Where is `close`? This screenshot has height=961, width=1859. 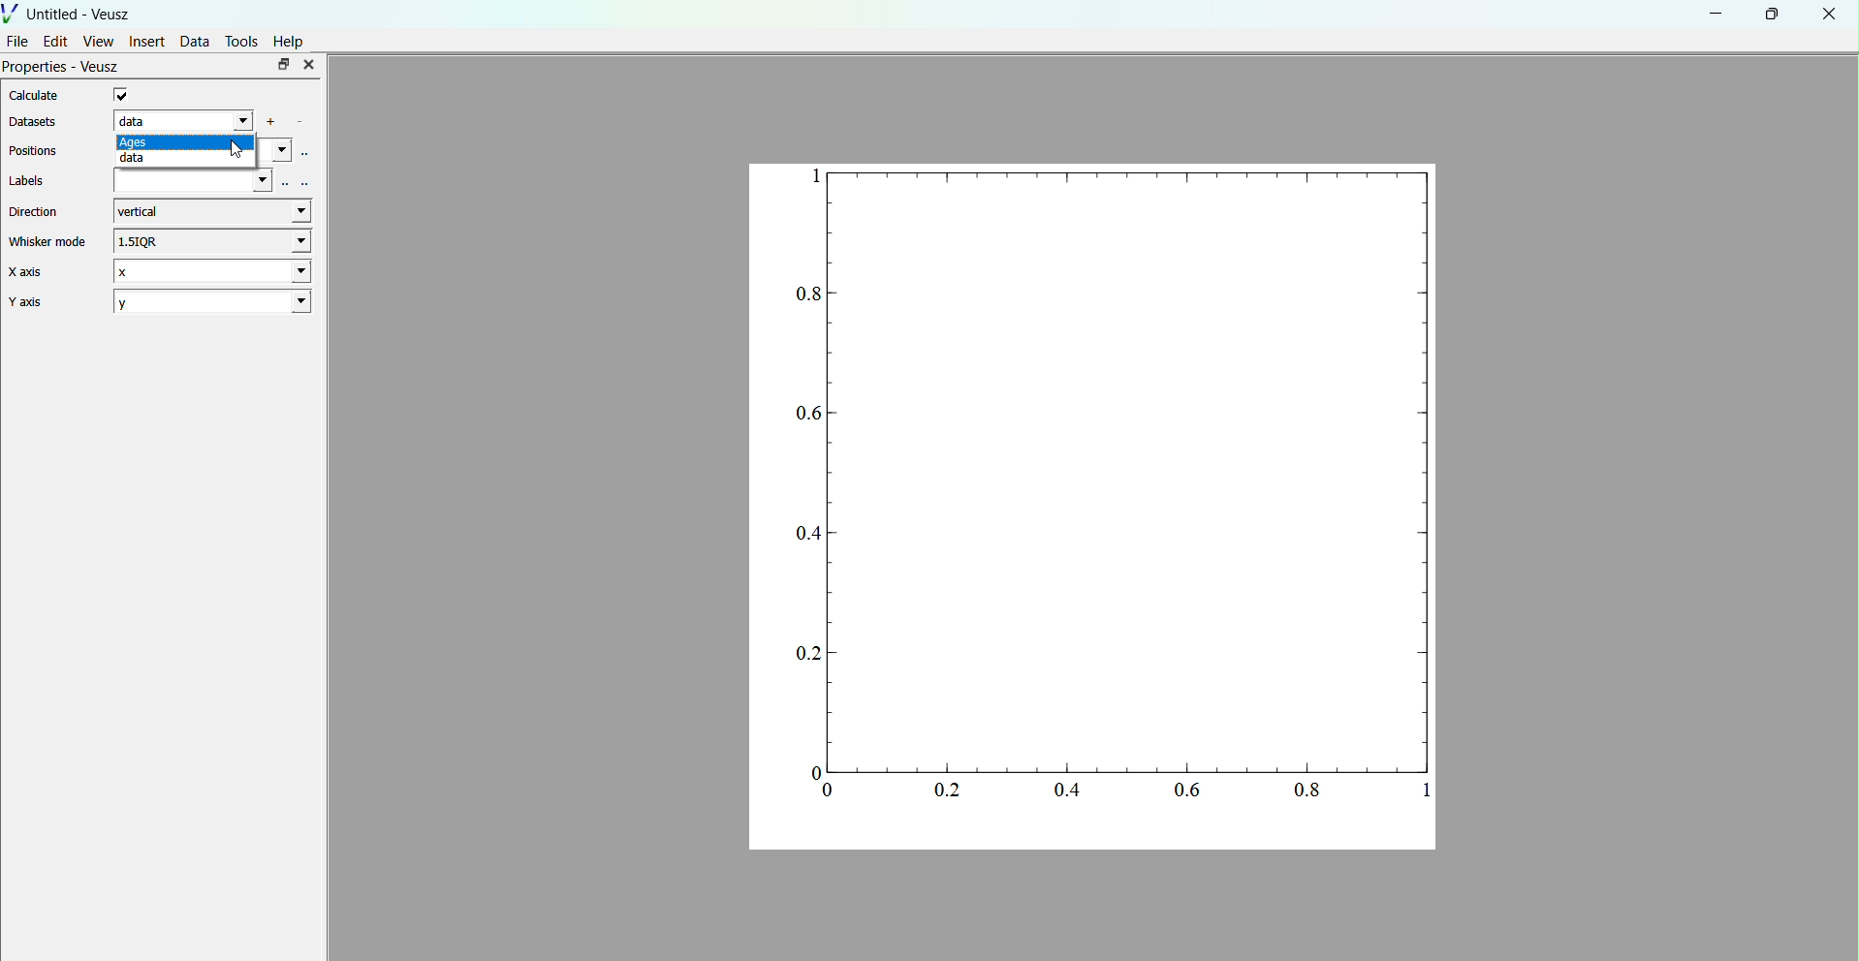 close is located at coordinates (308, 65).